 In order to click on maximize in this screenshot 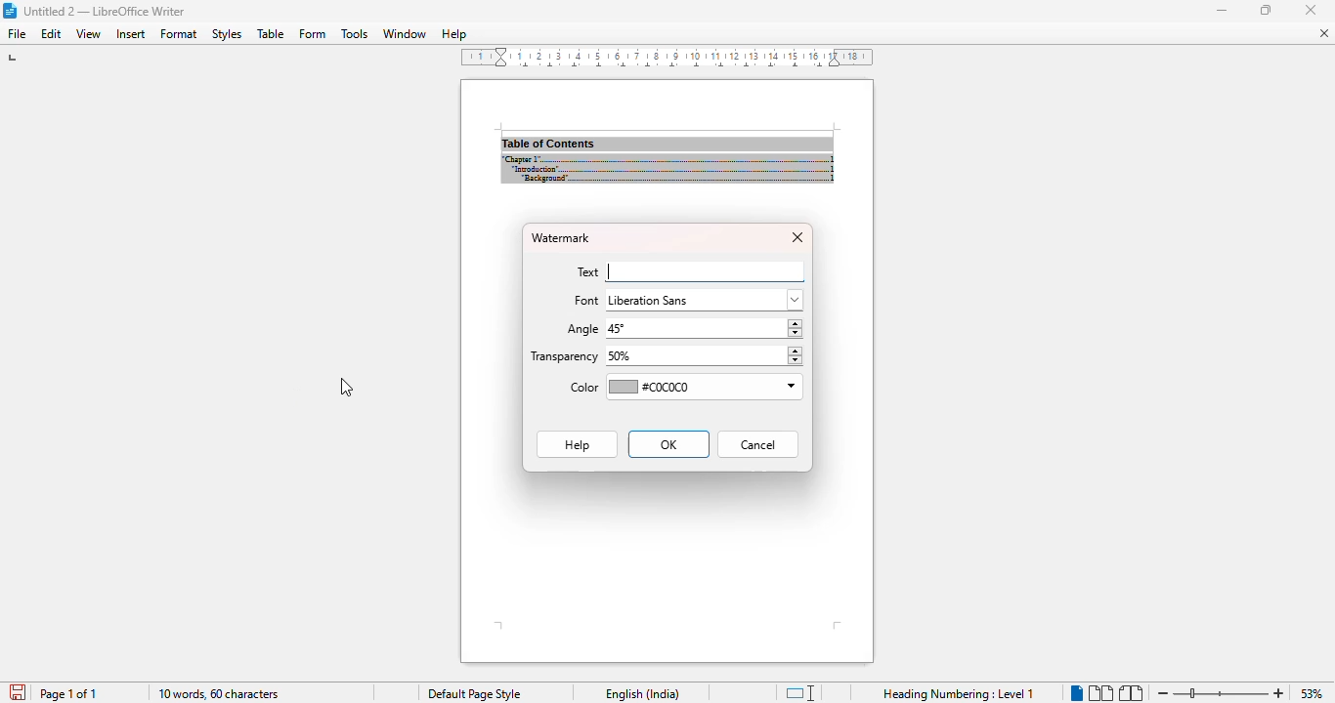, I will do `click(1268, 11)`.